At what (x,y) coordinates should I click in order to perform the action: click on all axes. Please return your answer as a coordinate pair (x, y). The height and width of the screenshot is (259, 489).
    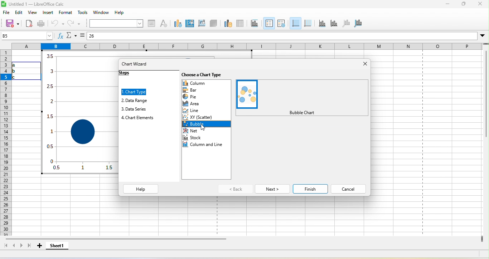
    Looking at the image, I should click on (358, 23).